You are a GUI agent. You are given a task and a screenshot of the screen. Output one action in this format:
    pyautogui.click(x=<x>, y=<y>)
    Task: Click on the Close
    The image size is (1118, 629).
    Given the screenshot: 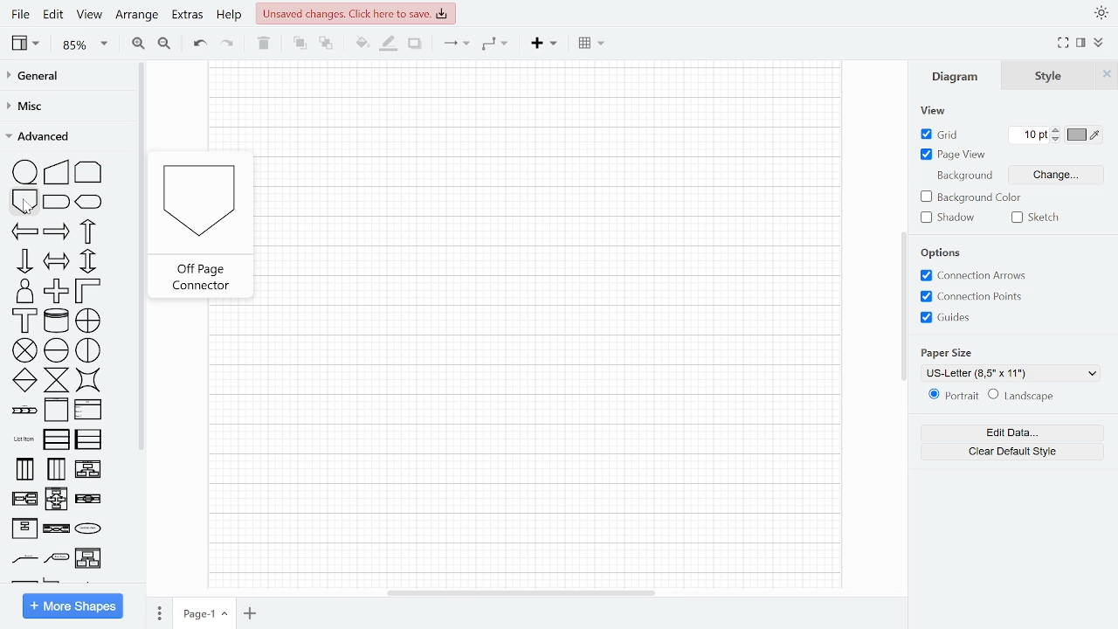 What is the action you would take?
    pyautogui.click(x=1108, y=77)
    